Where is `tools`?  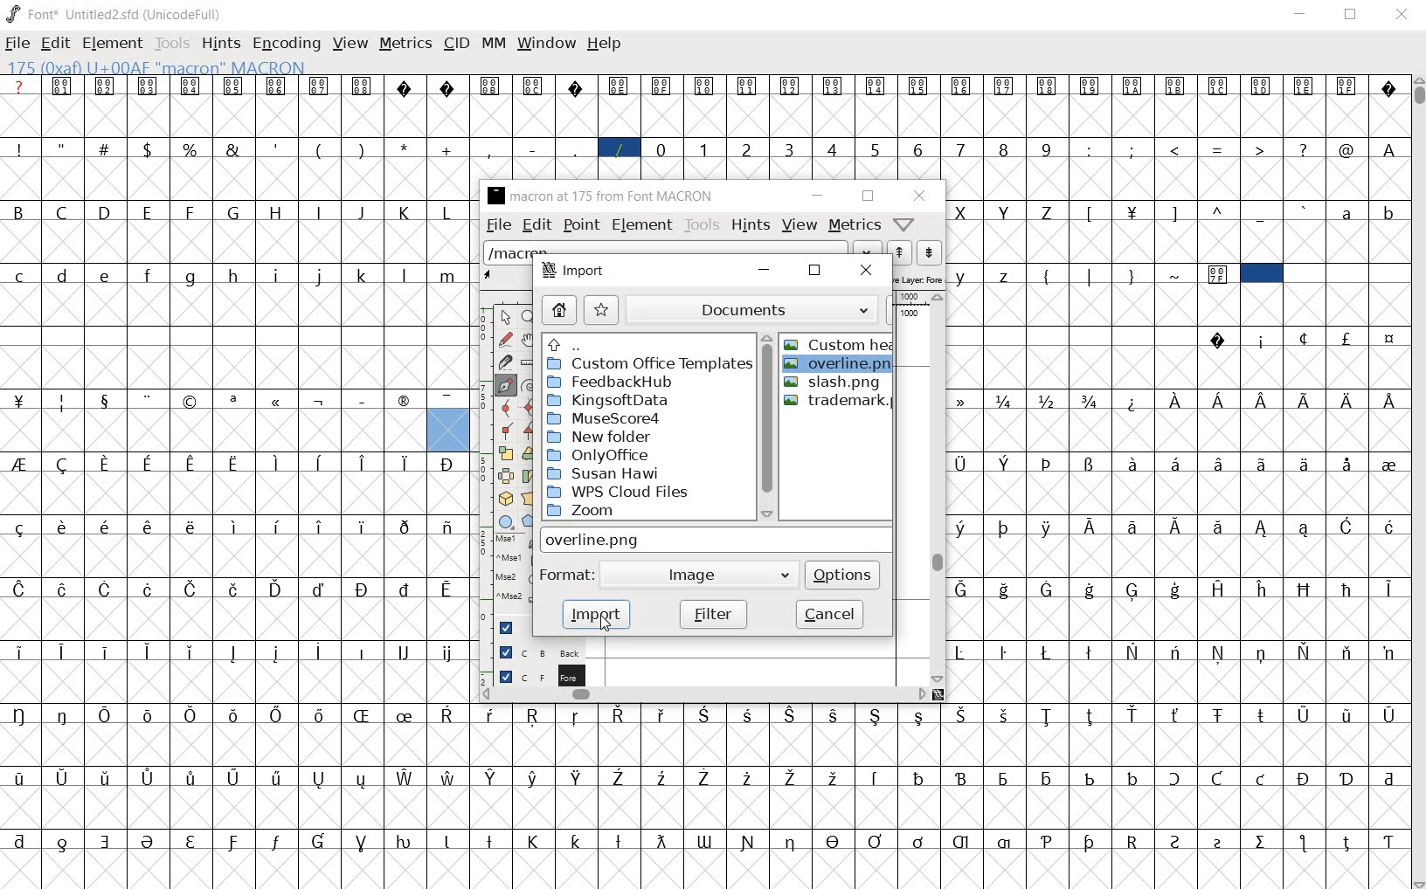
tools is located at coordinates (702, 223).